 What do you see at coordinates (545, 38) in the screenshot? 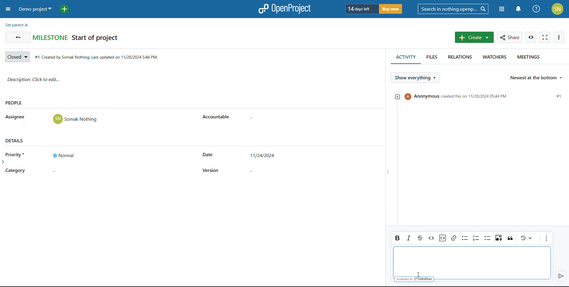
I see `activate zen mode` at bounding box center [545, 38].